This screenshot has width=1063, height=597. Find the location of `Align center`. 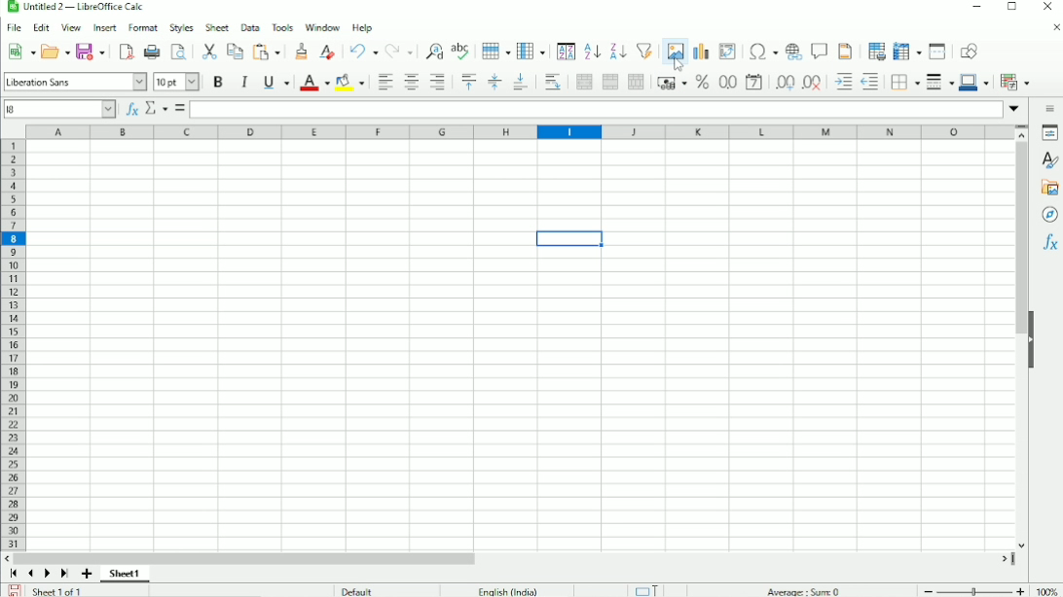

Align center is located at coordinates (410, 83).